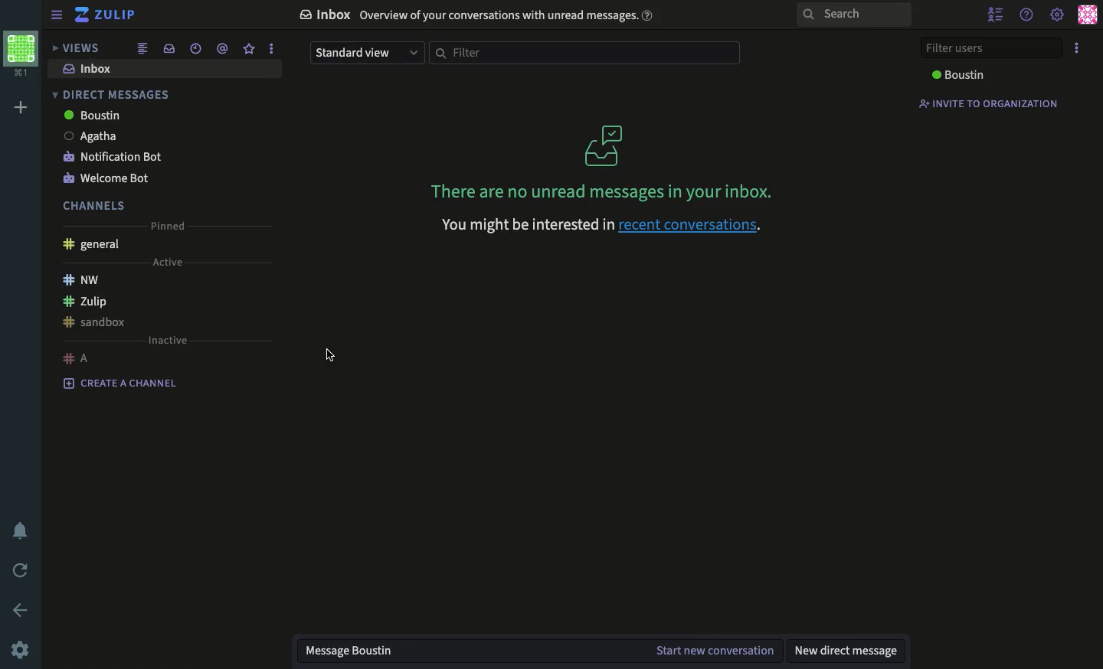  I want to click on Zulip, so click(82, 300).